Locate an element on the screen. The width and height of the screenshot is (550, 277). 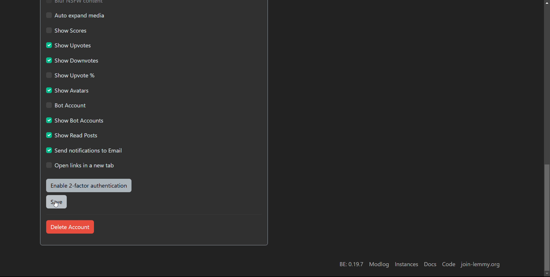
Scroll down is located at coordinates (547, 274).